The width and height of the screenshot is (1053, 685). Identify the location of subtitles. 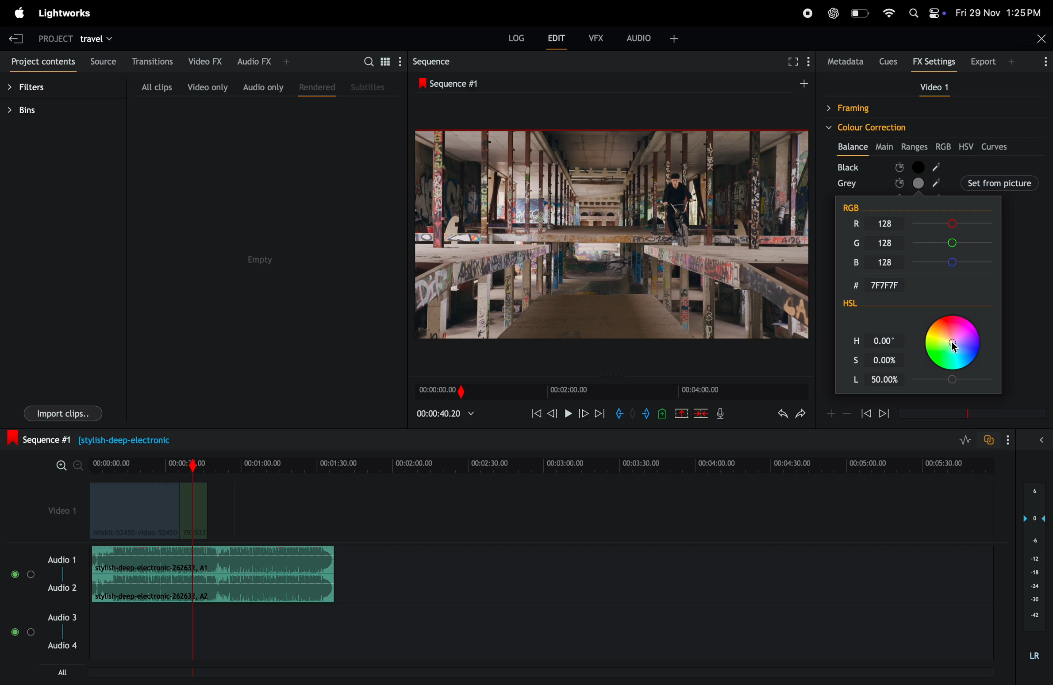
(369, 86).